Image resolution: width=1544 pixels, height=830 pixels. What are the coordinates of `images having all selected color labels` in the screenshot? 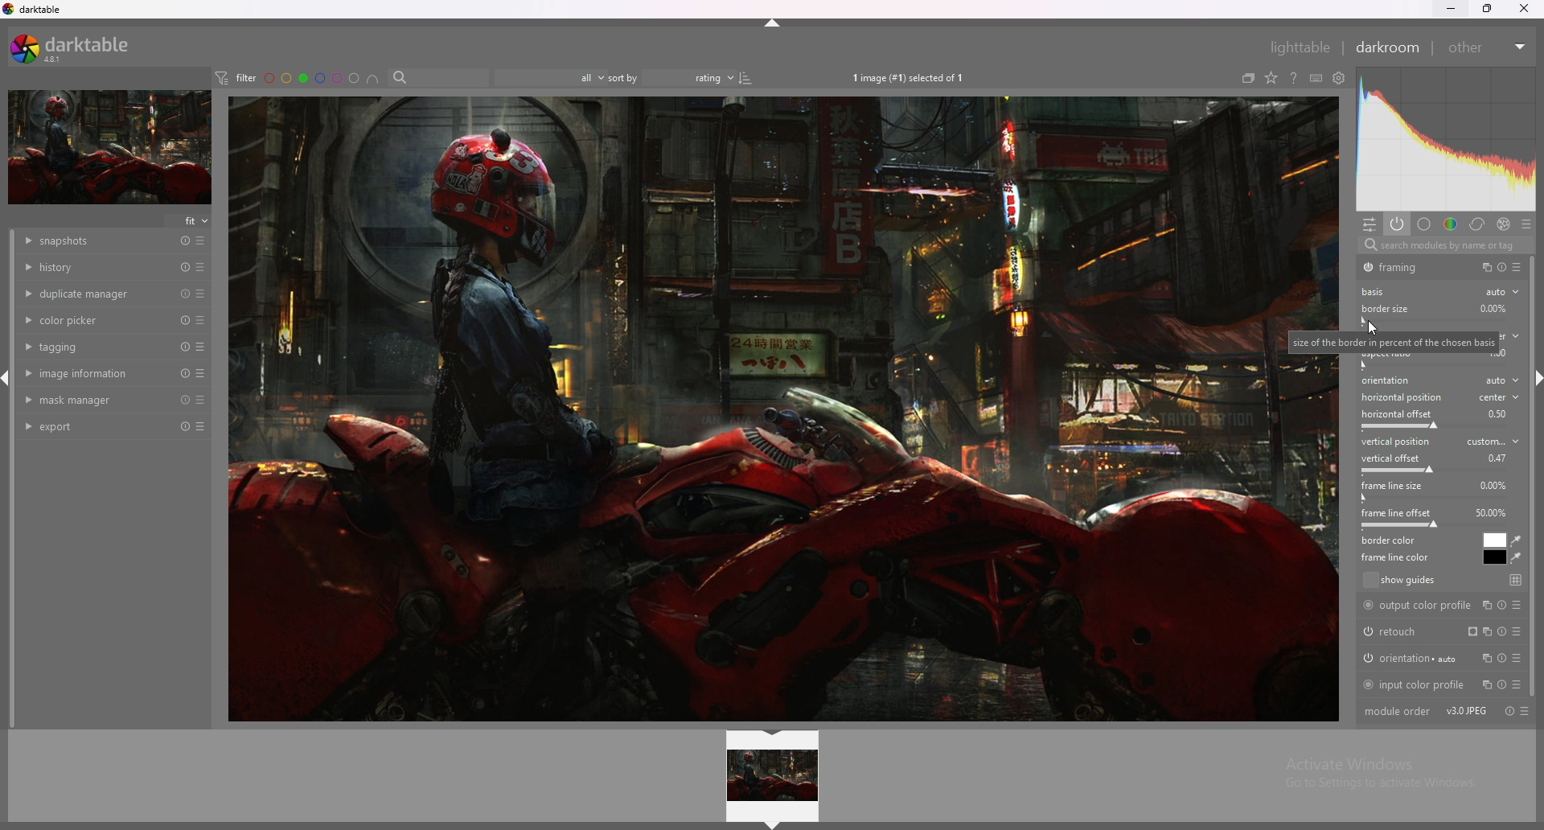 It's located at (372, 78).